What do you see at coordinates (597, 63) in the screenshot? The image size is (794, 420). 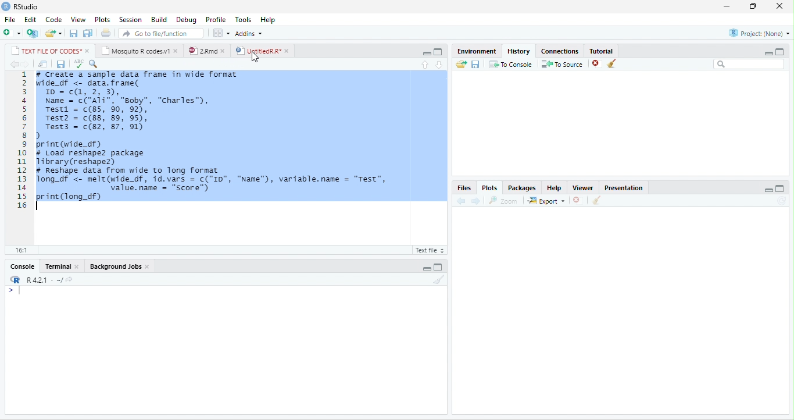 I see `close file` at bounding box center [597, 63].